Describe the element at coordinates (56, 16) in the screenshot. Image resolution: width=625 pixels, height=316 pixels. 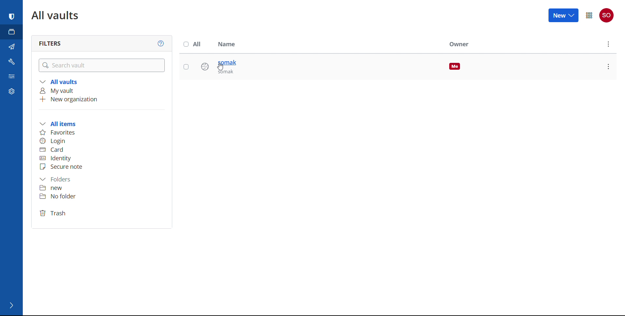
I see `all vaults` at that location.